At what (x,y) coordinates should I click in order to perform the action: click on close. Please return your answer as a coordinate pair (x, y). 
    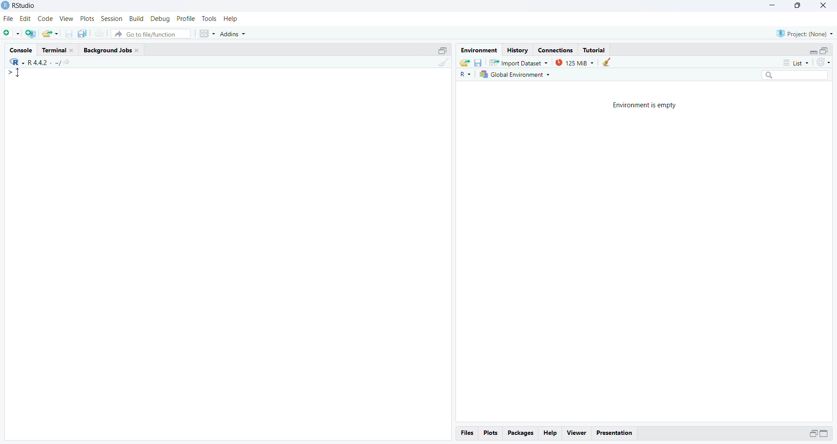
    Looking at the image, I should click on (823, 7).